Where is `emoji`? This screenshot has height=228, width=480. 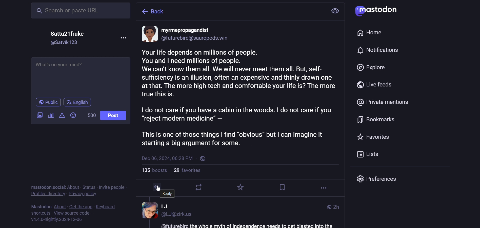 emoji is located at coordinates (74, 115).